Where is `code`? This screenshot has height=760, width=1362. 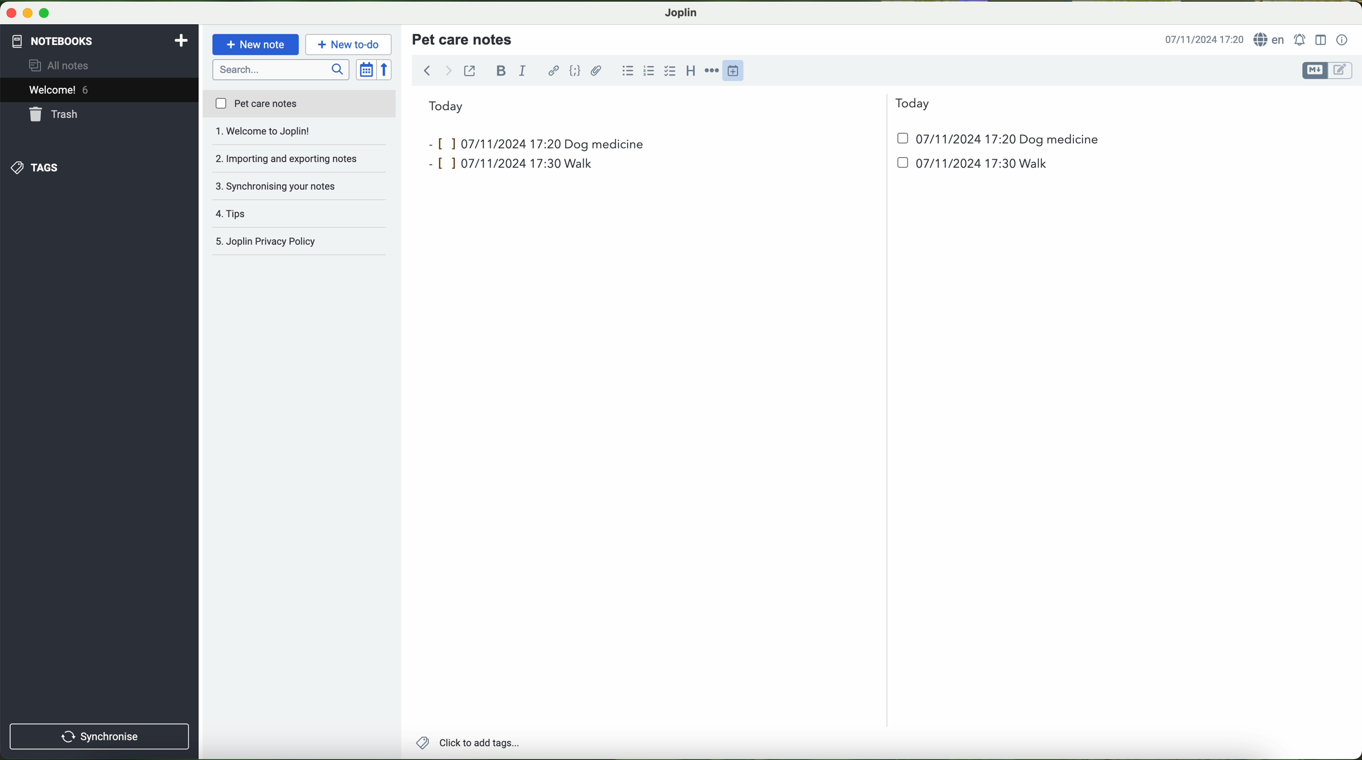
code is located at coordinates (575, 70).